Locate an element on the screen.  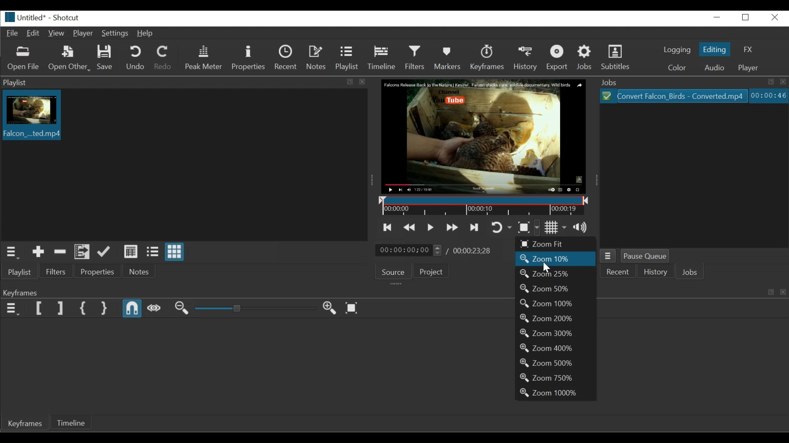
Audio is located at coordinates (717, 67).